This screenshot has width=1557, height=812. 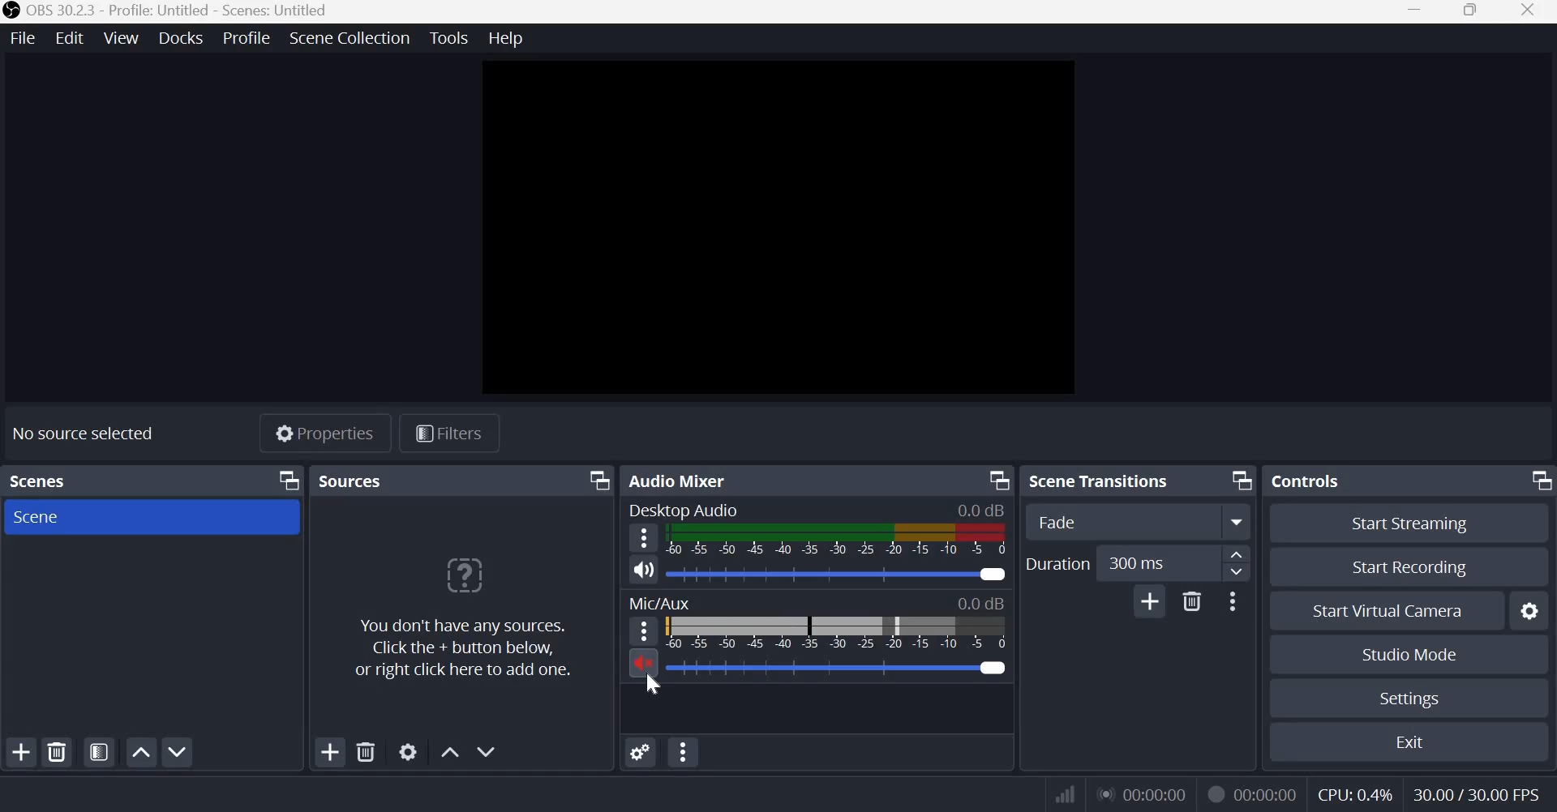 What do you see at coordinates (1529, 611) in the screenshot?
I see `Configure virtual camera` at bounding box center [1529, 611].